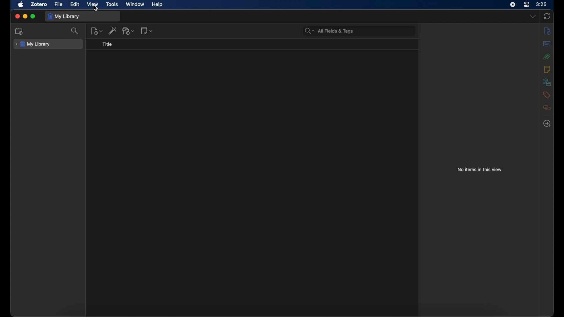 The image size is (564, 317). I want to click on file, so click(59, 4).